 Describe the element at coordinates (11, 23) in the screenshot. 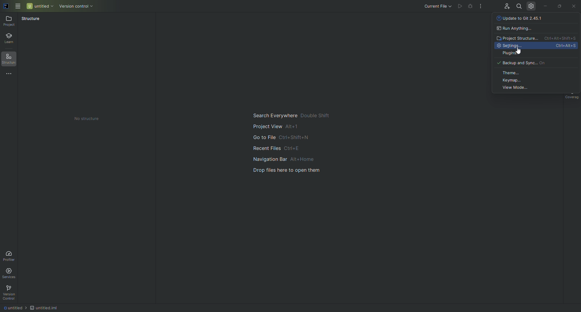

I see `Project` at that location.